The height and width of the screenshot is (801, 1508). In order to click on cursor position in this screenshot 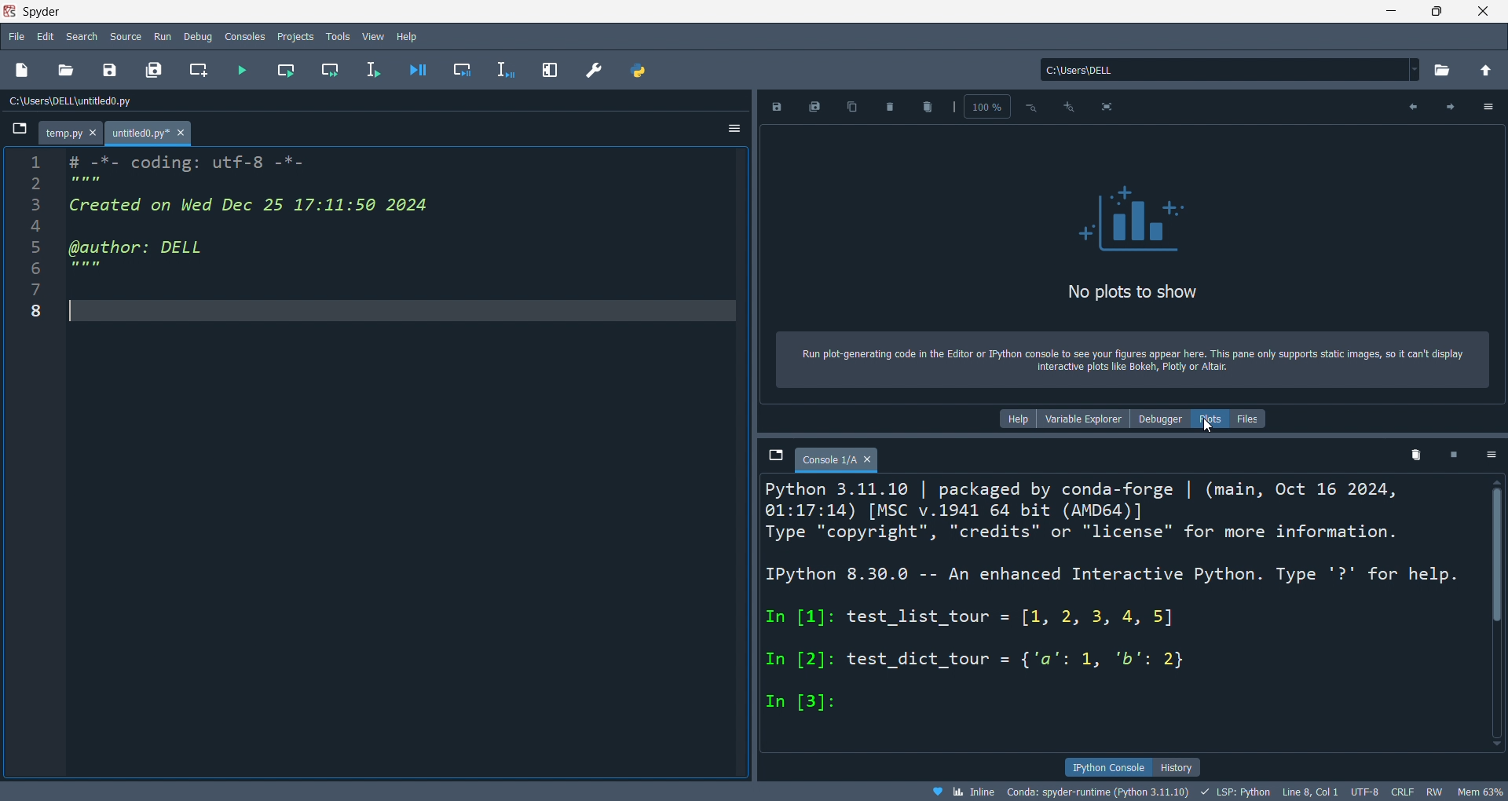, I will do `click(1307, 792)`.